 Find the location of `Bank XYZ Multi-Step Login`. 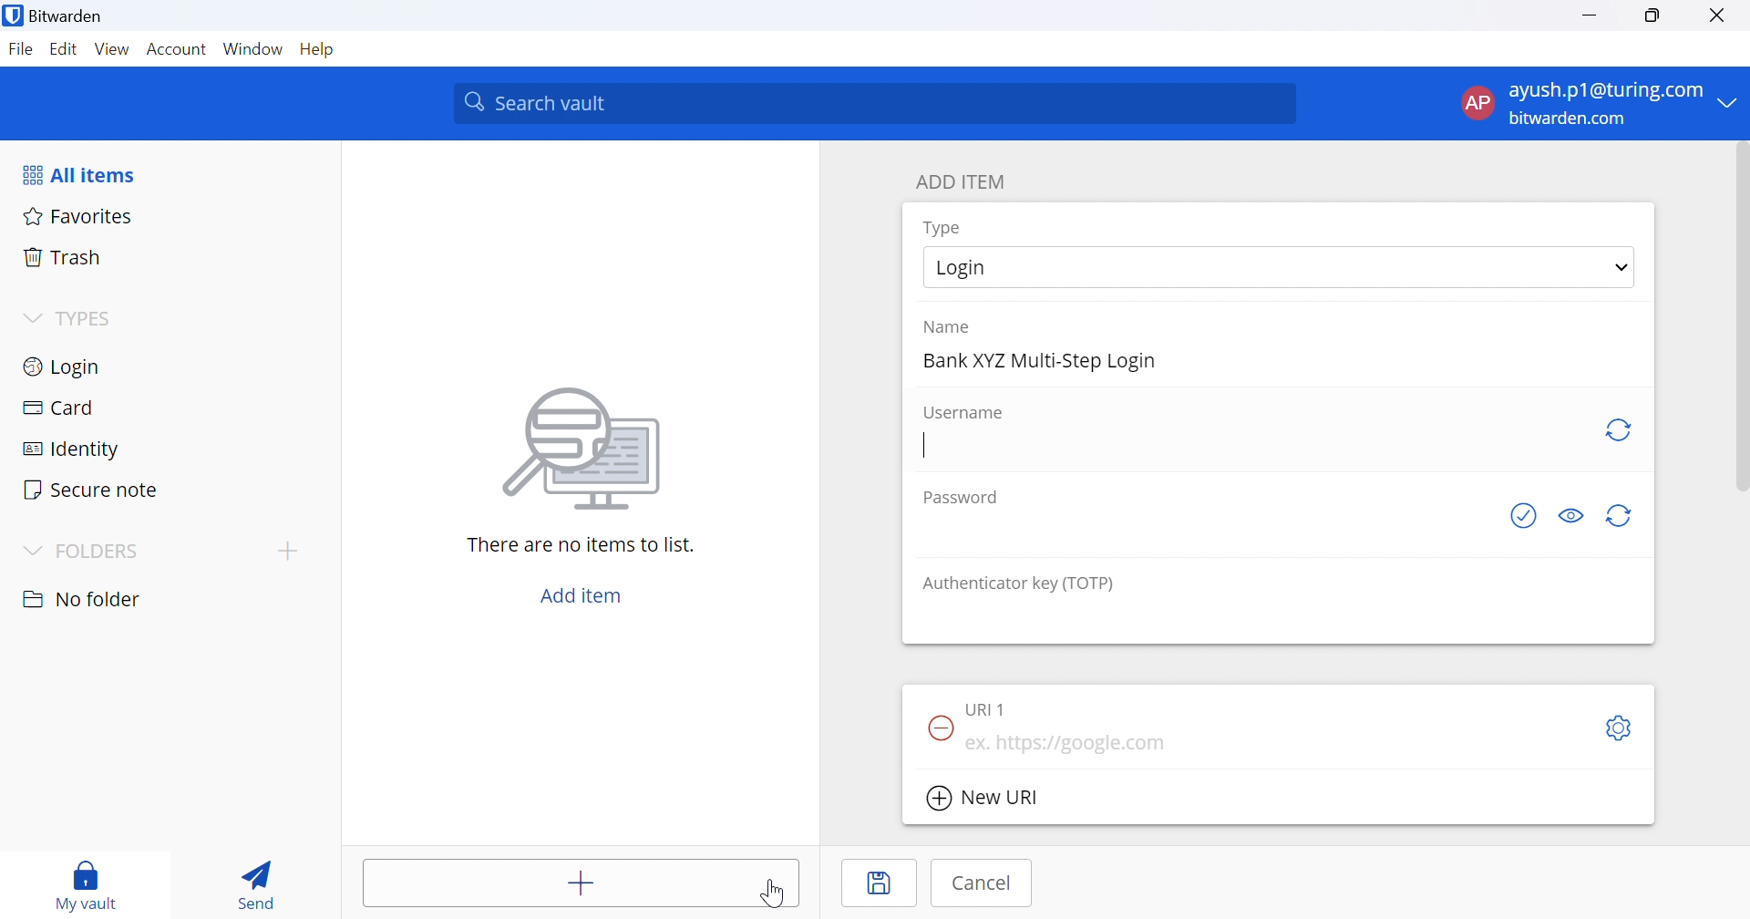

Bank XYZ Multi-Step Login is located at coordinates (1042, 362).